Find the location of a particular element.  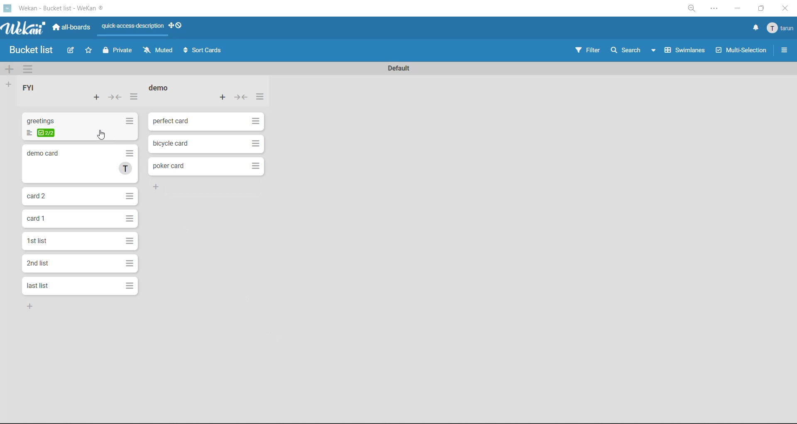

app logo is located at coordinates (25, 30).